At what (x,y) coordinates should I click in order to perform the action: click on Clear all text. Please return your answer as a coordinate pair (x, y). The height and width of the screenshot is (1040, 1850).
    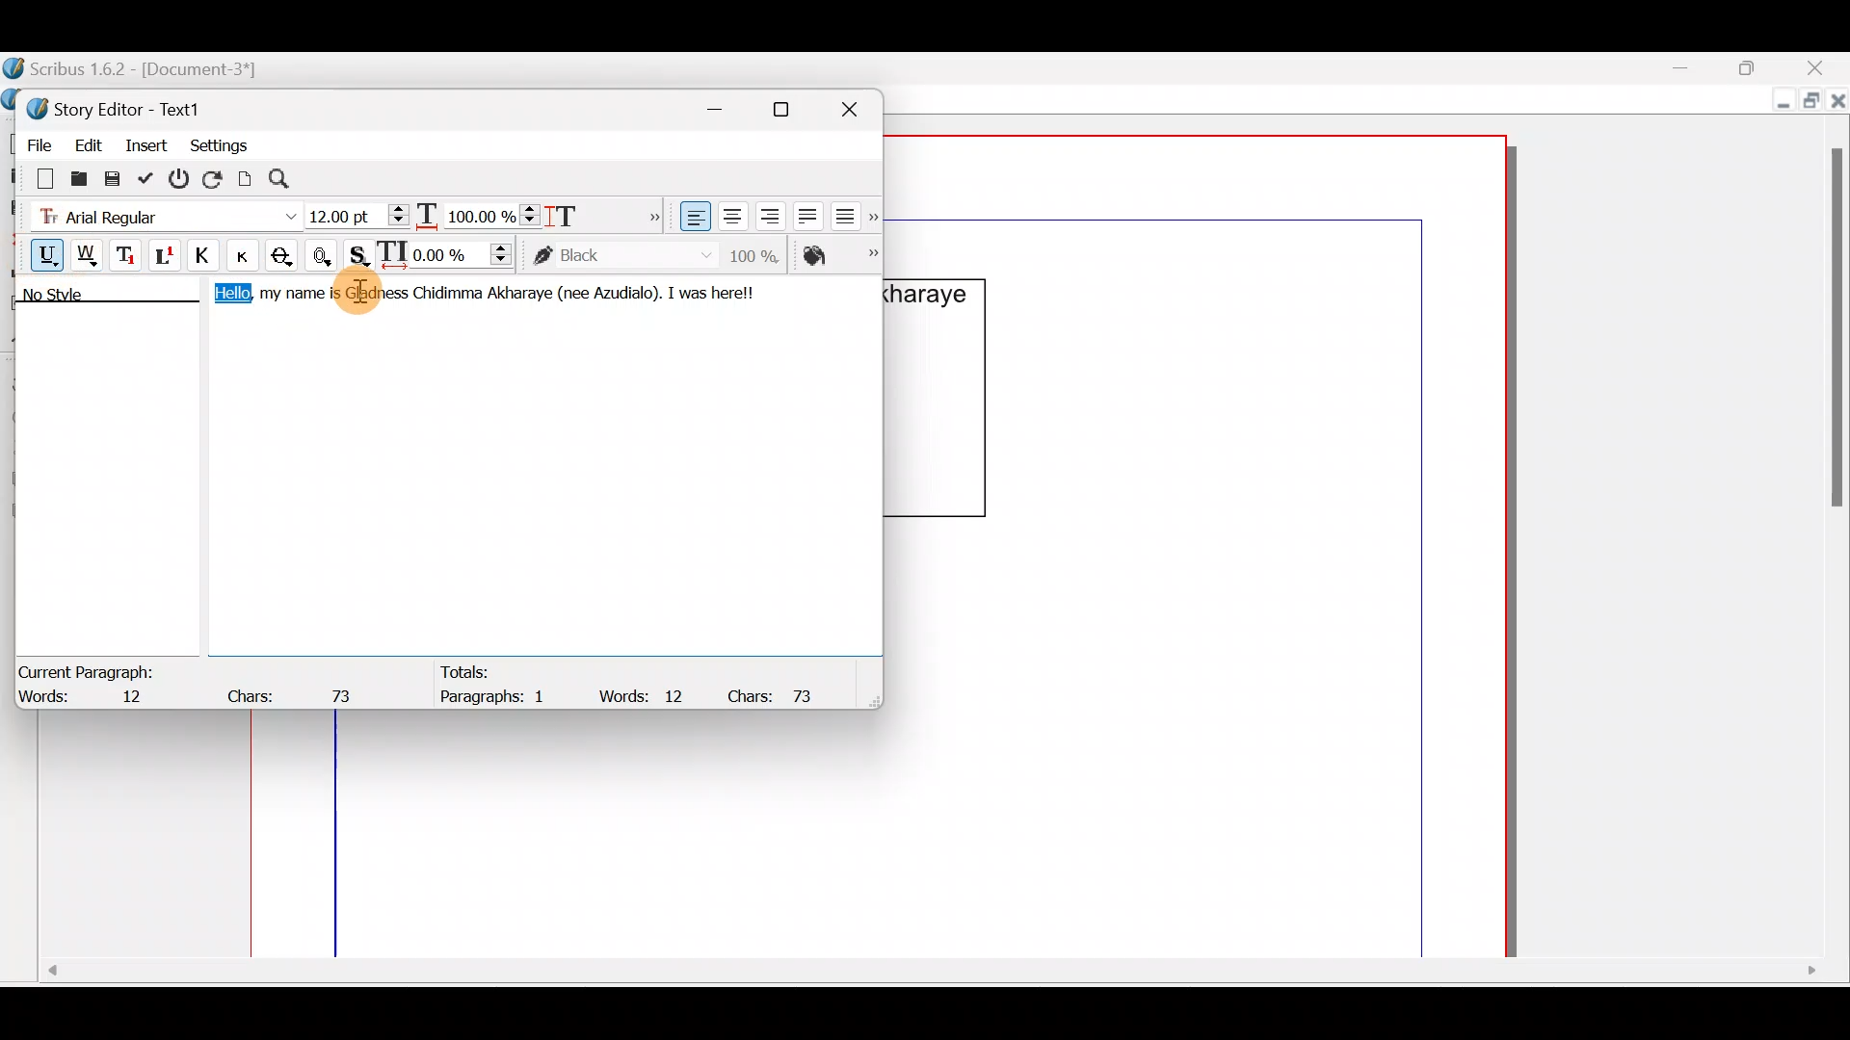
    Looking at the image, I should click on (36, 177).